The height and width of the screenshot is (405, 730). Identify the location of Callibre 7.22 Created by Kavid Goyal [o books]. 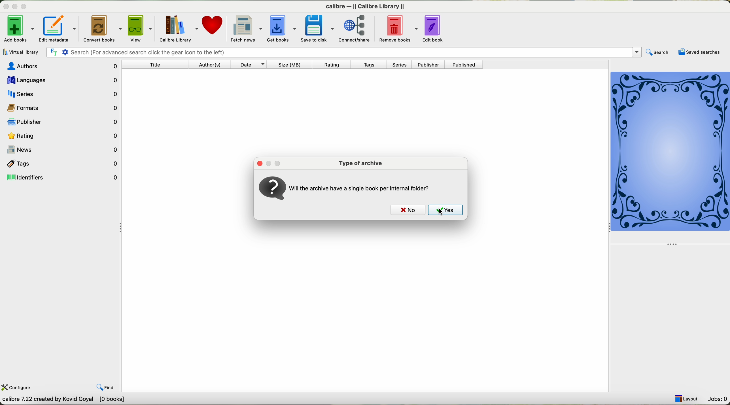
(69, 400).